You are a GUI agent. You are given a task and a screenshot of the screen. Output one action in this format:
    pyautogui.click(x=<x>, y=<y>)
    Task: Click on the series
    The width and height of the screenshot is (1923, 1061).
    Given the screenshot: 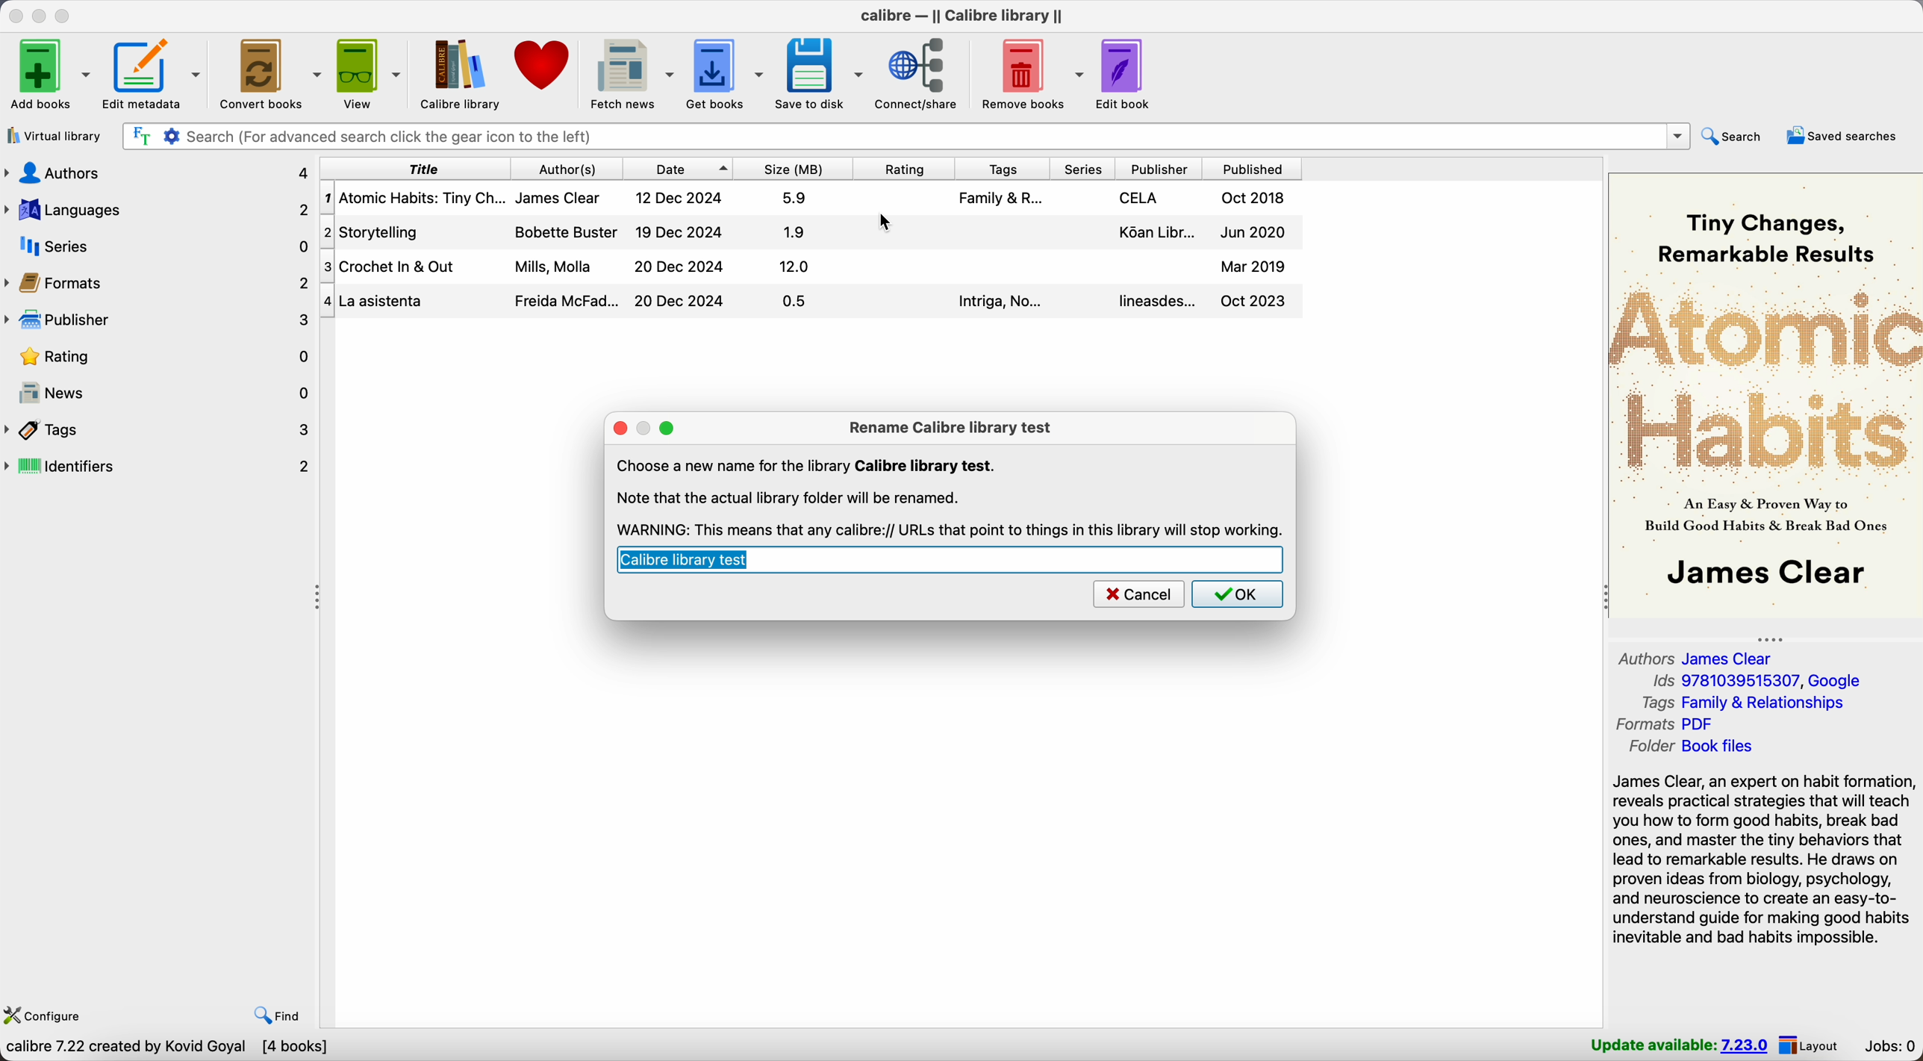 What is the action you would take?
    pyautogui.click(x=159, y=246)
    